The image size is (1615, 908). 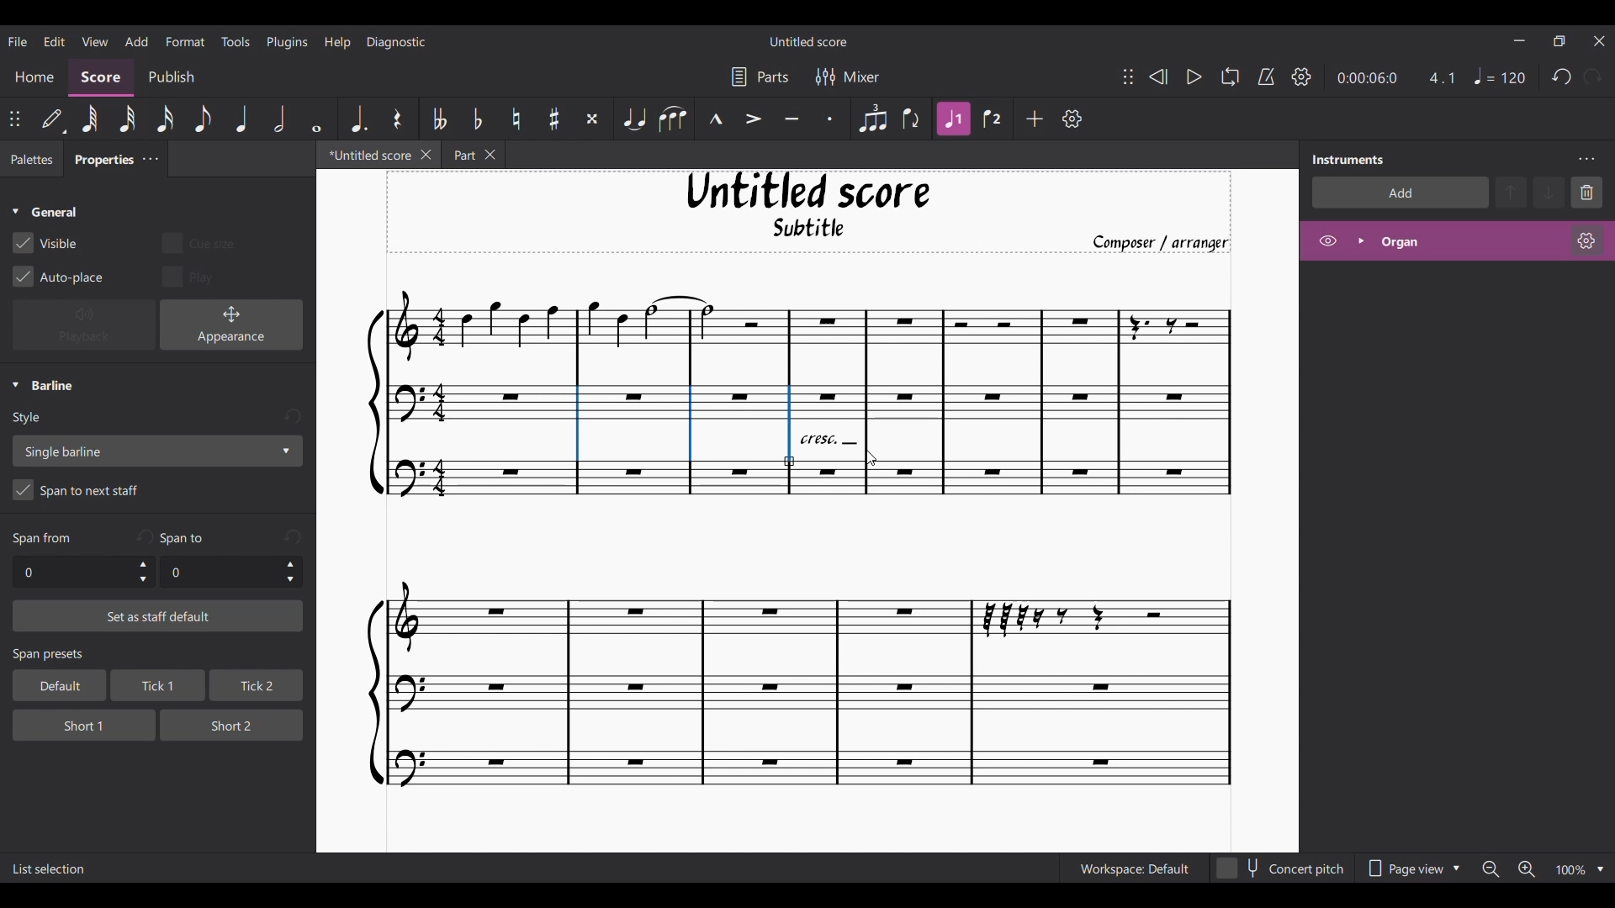 I want to click on Rewind, so click(x=1157, y=77).